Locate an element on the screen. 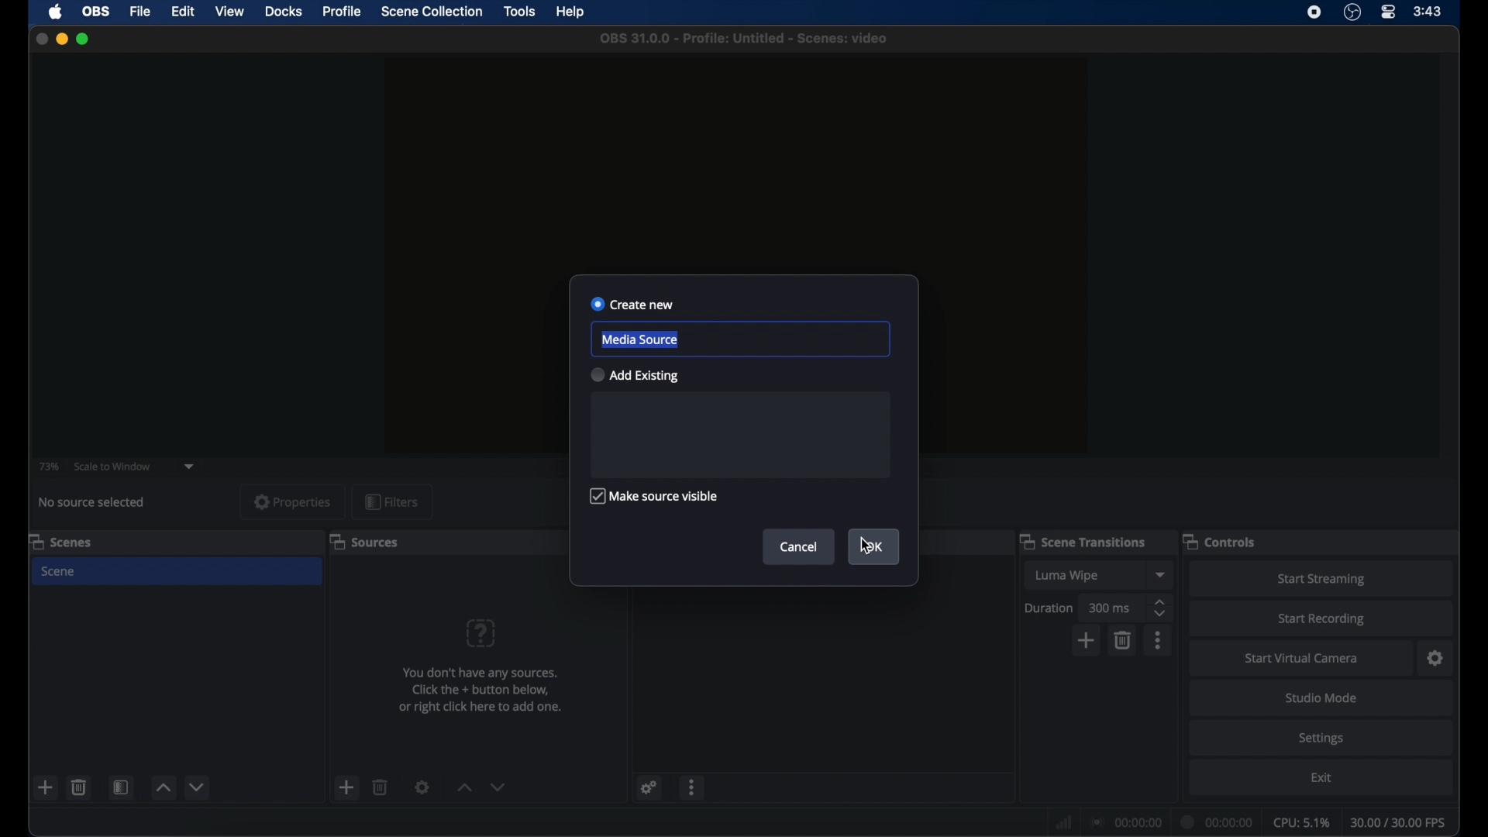 The image size is (1488, 837). settings is located at coordinates (1322, 739).